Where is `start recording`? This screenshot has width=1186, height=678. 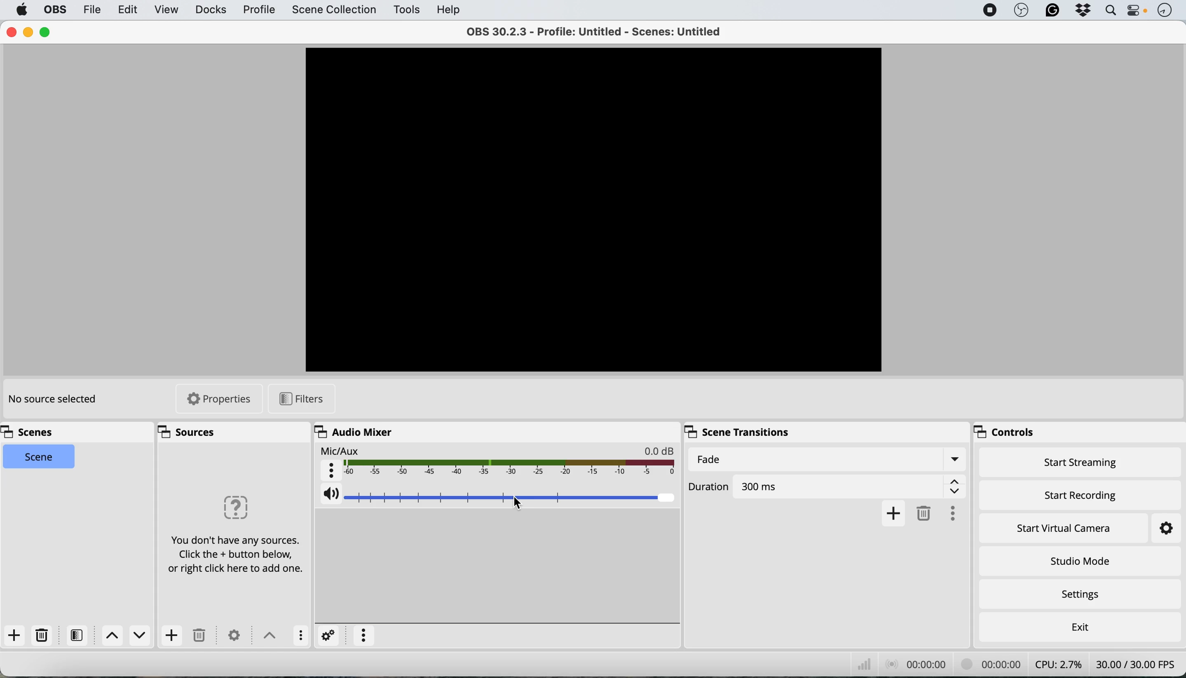 start recording is located at coordinates (1085, 495).